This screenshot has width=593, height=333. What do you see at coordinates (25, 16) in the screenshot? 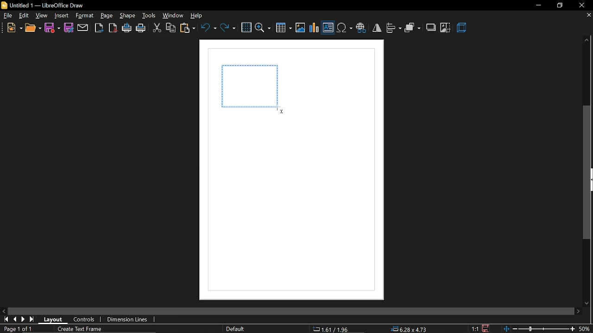
I see `edit` at bounding box center [25, 16].